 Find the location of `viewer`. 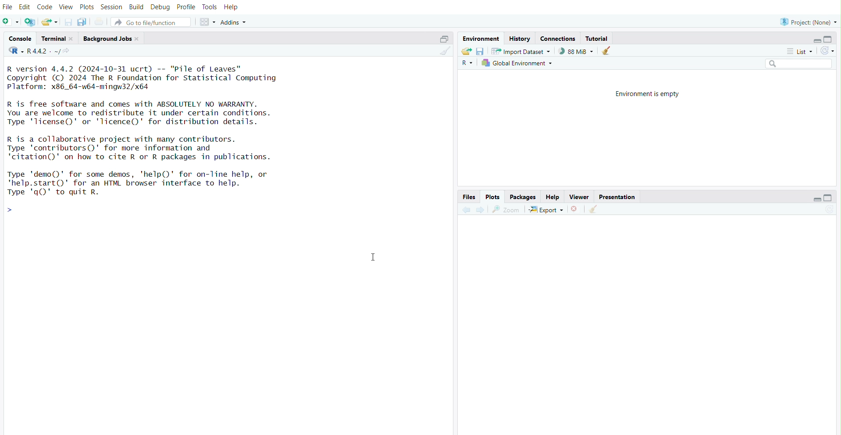

viewer is located at coordinates (580, 197).